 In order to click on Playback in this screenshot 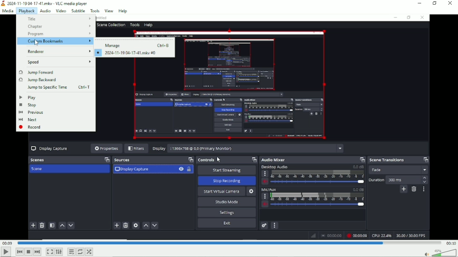, I will do `click(26, 11)`.